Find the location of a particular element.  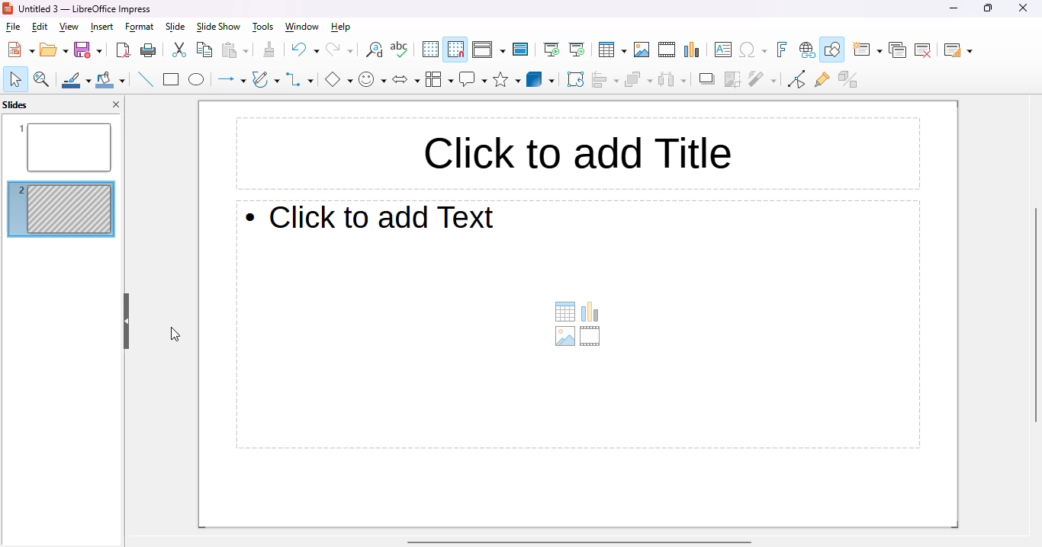

select at least three objects to distribute is located at coordinates (673, 78).